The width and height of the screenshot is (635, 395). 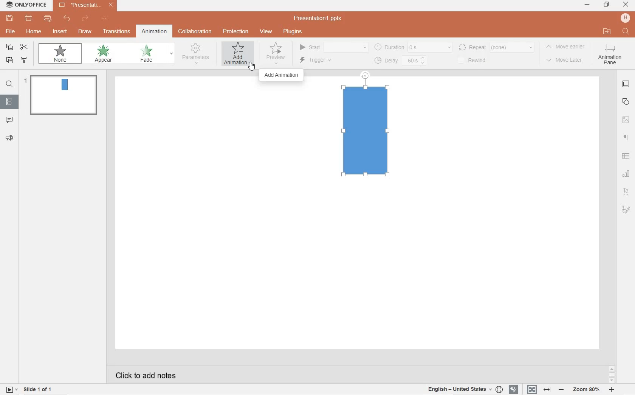 I want to click on delay, so click(x=401, y=61).